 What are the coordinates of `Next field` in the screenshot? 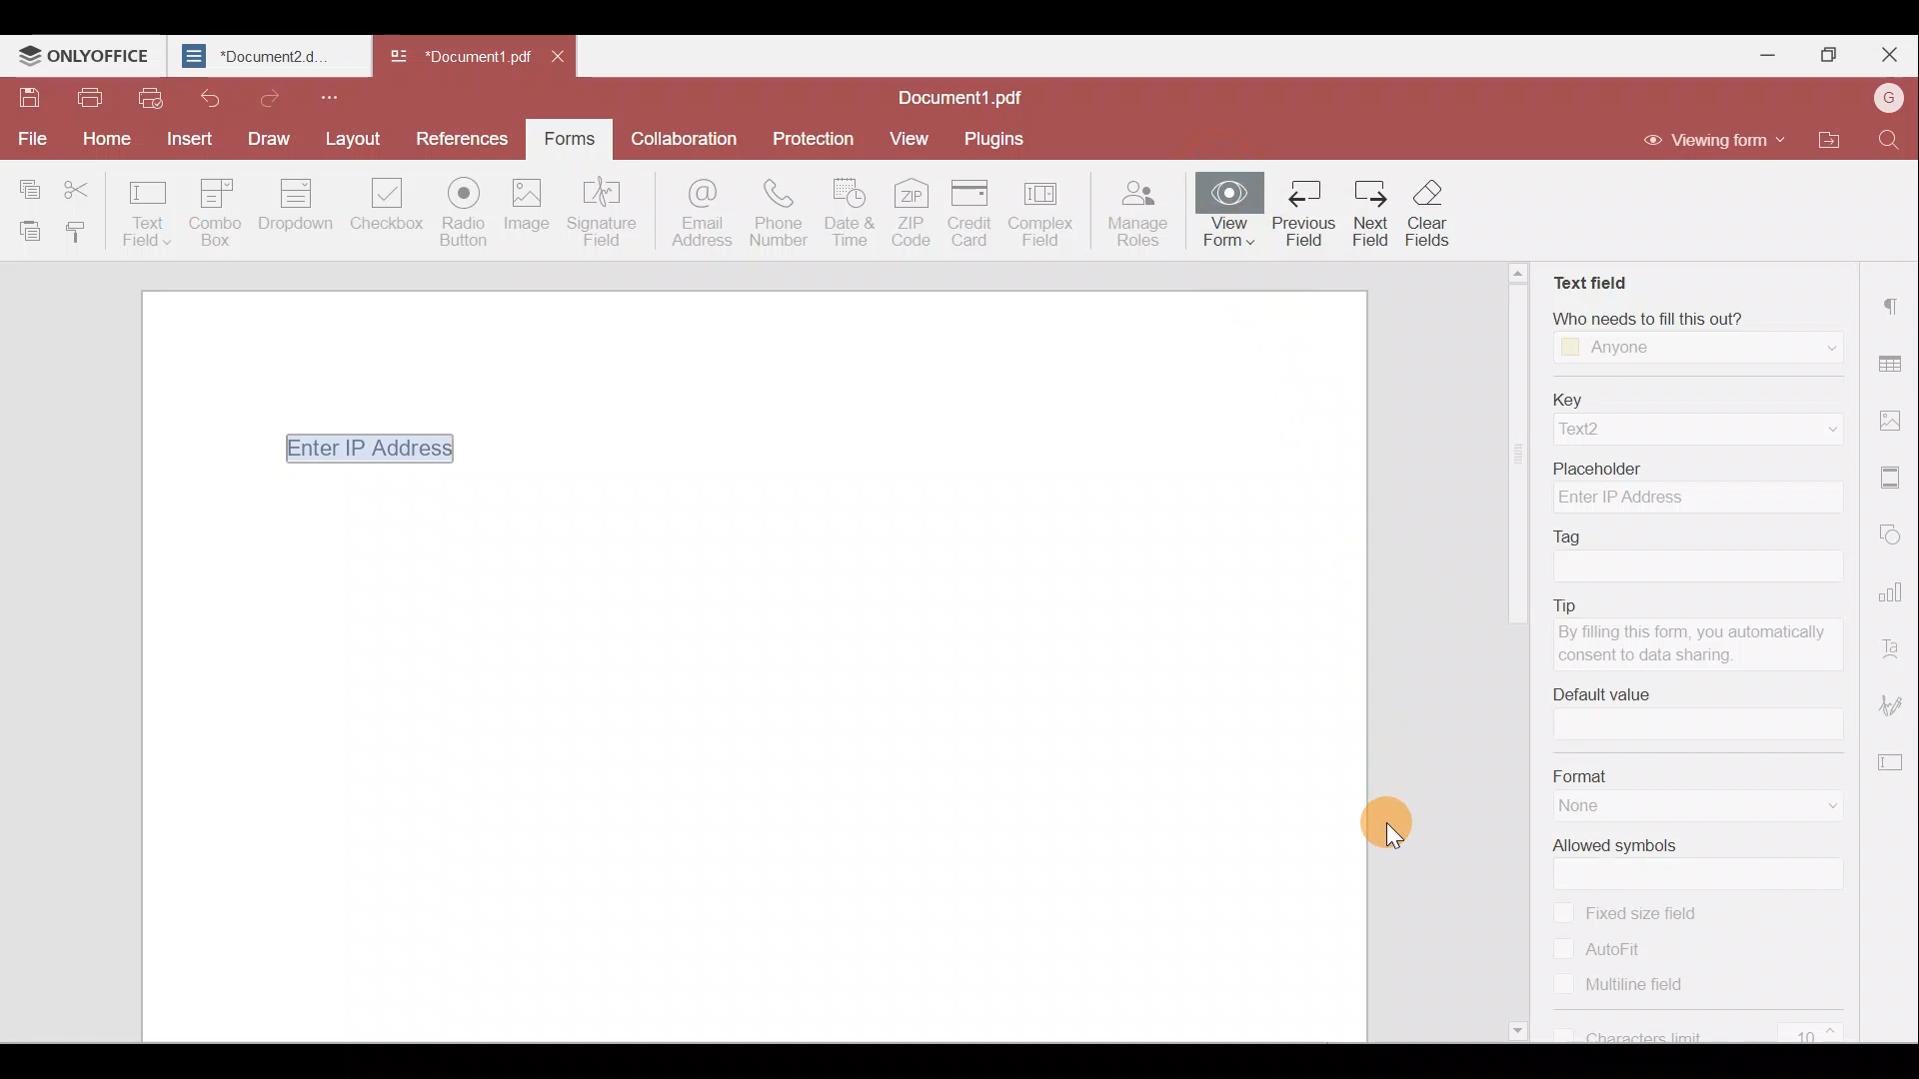 It's located at (1369, 217).